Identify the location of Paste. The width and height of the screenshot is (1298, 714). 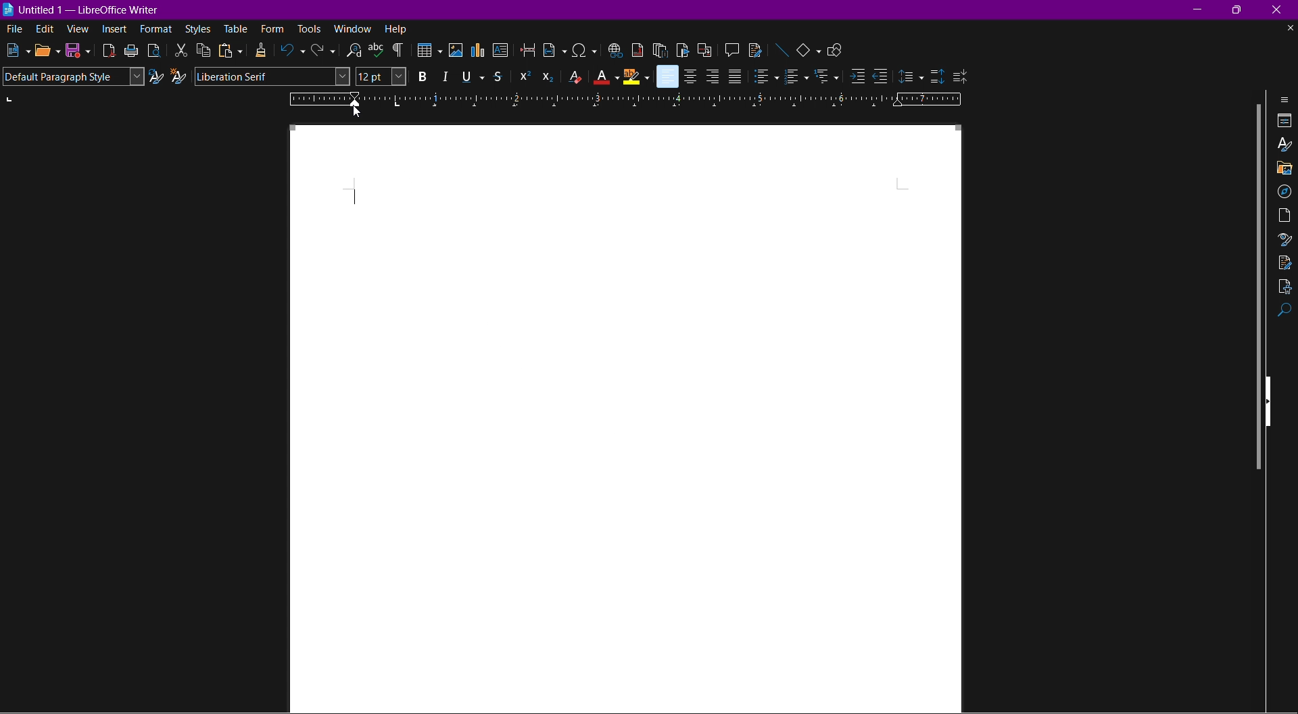
(229, 51).